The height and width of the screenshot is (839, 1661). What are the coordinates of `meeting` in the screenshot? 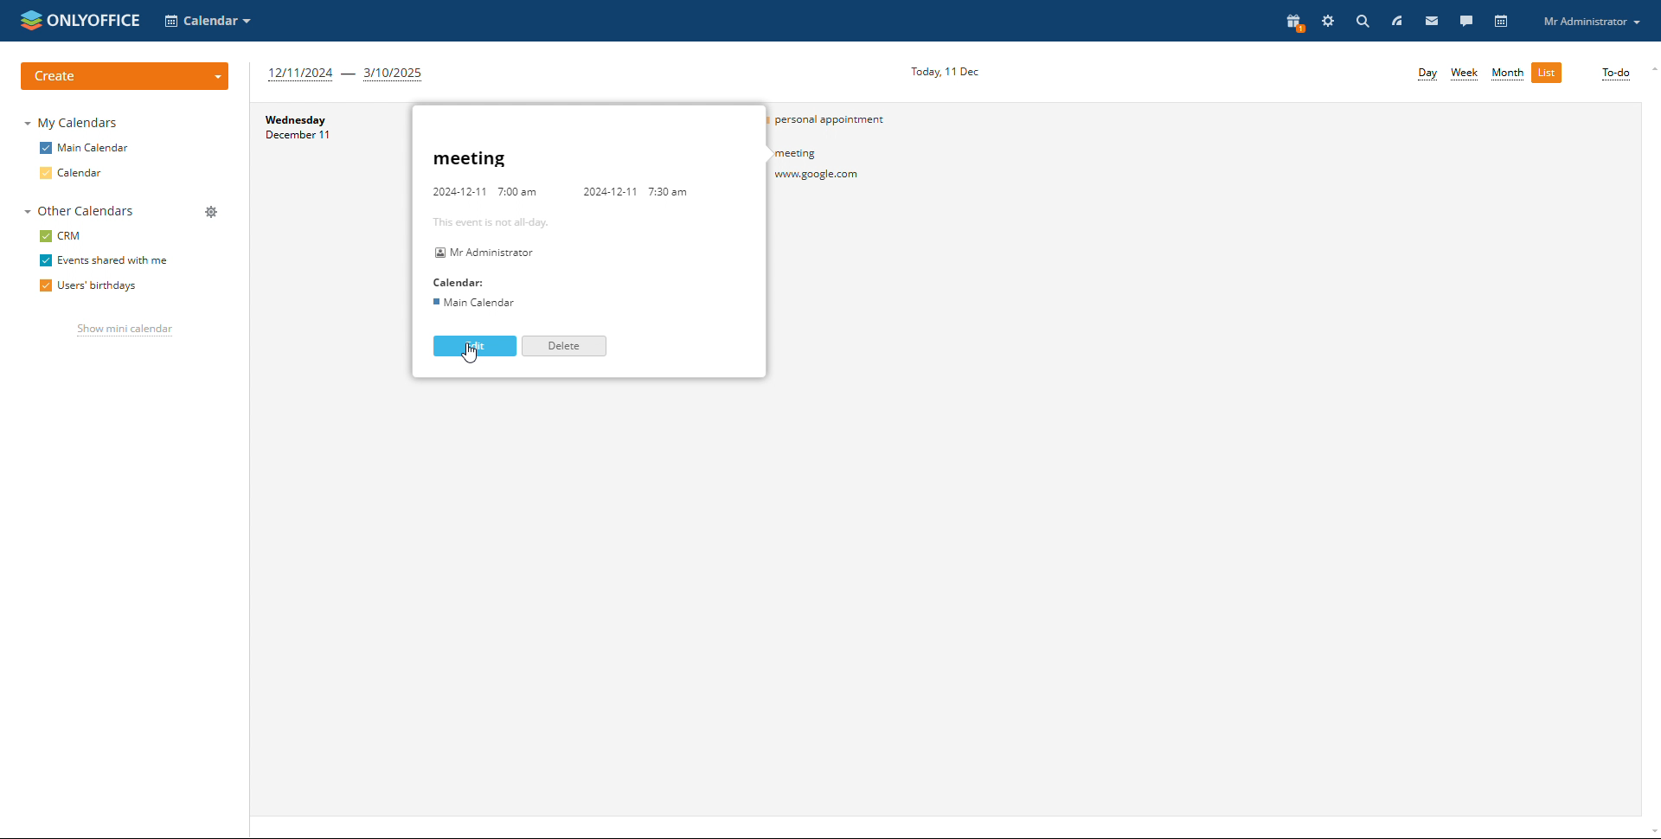 It's located at (848, 167).